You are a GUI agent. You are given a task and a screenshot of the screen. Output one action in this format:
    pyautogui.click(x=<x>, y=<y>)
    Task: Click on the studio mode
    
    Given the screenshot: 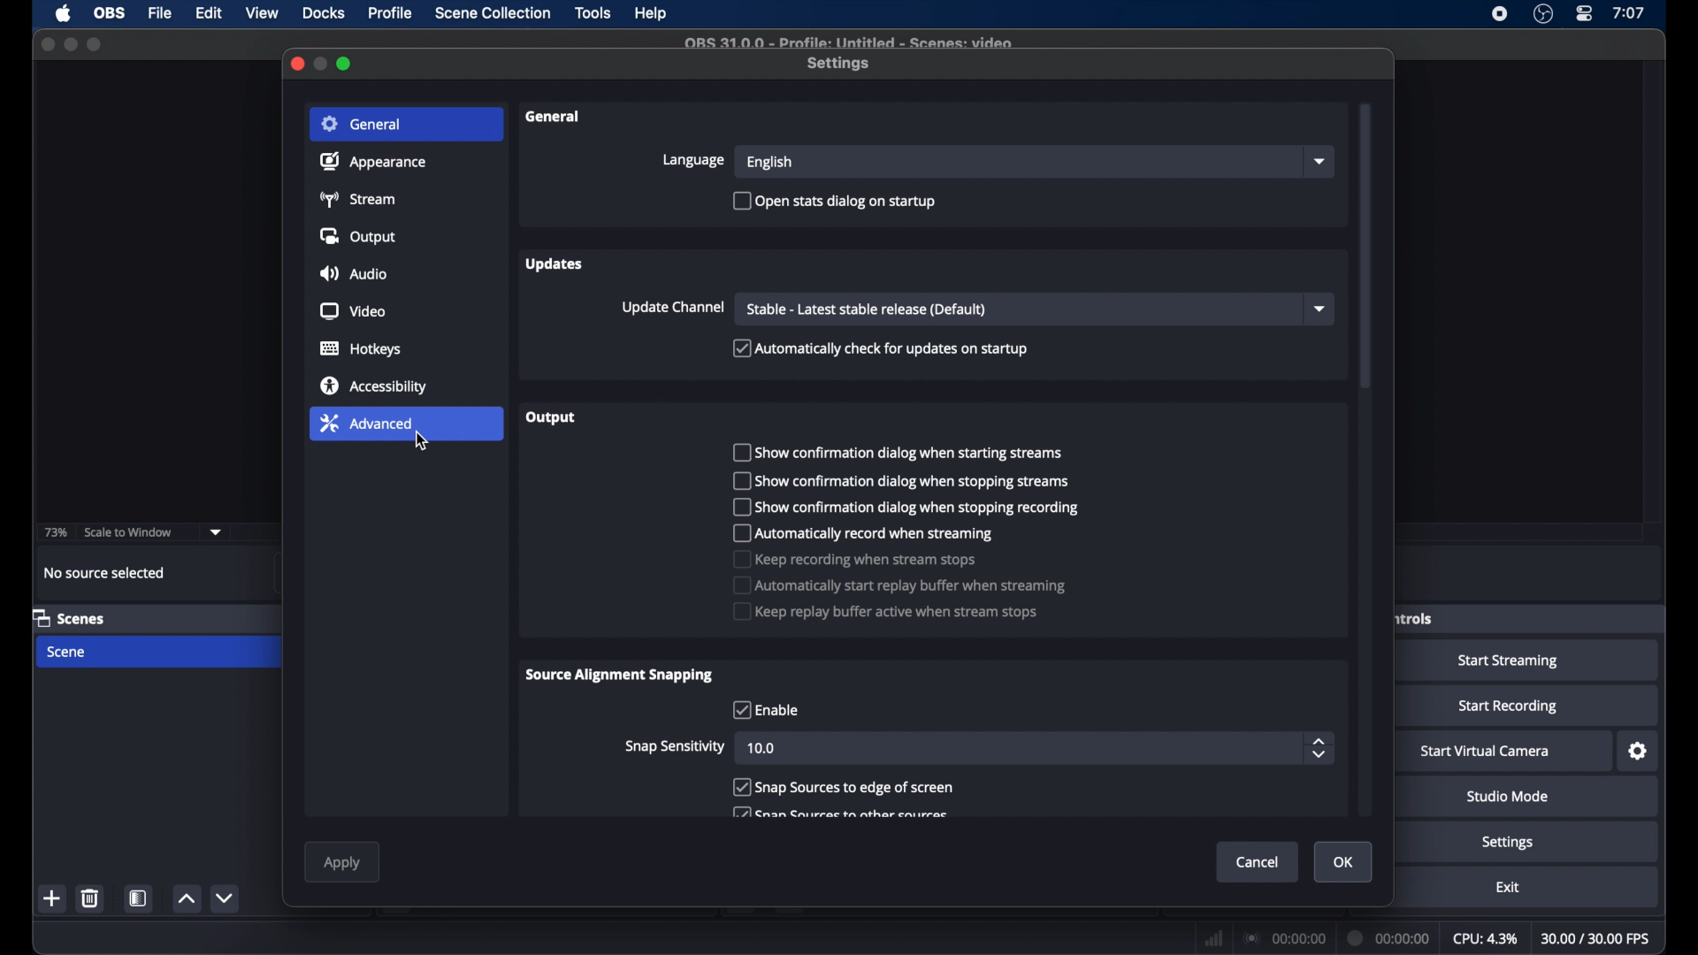 What is the action you would take?
    pyautogui.click(x=1509, y=797)
    